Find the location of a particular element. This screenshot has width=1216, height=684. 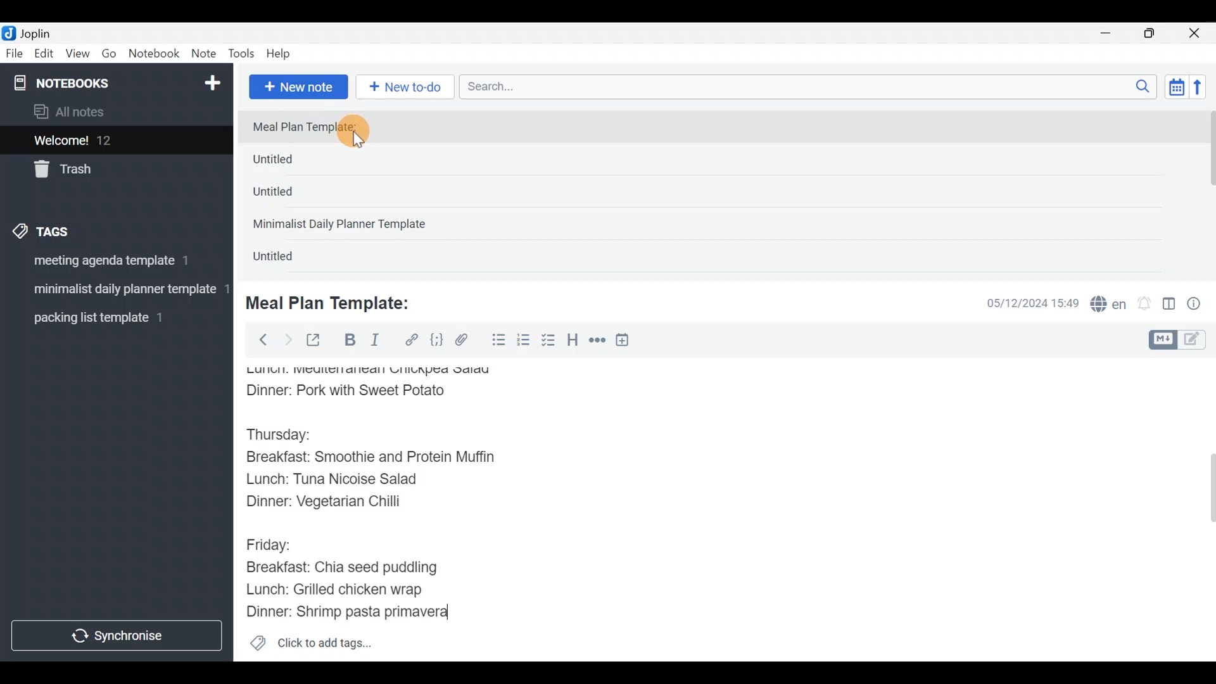

Date & time is located at coordinates (1023, 303).